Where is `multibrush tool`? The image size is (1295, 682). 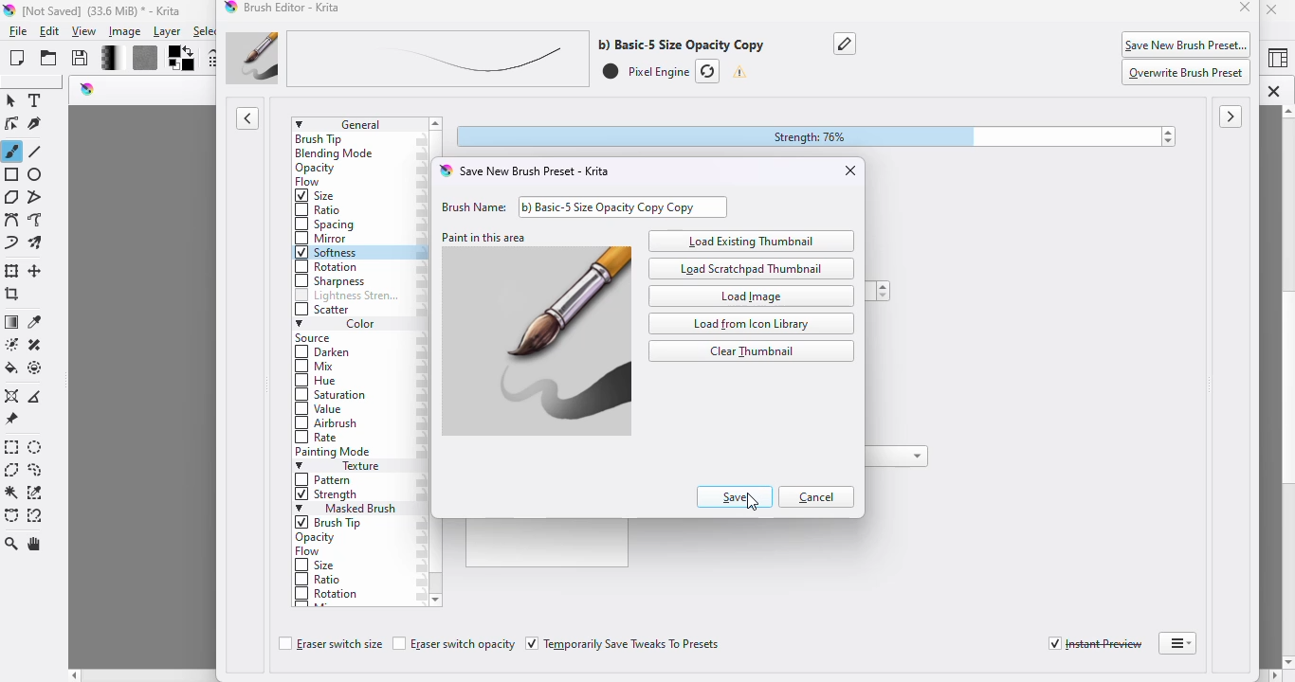 multibrush tool is located at coordinates (38, 243).